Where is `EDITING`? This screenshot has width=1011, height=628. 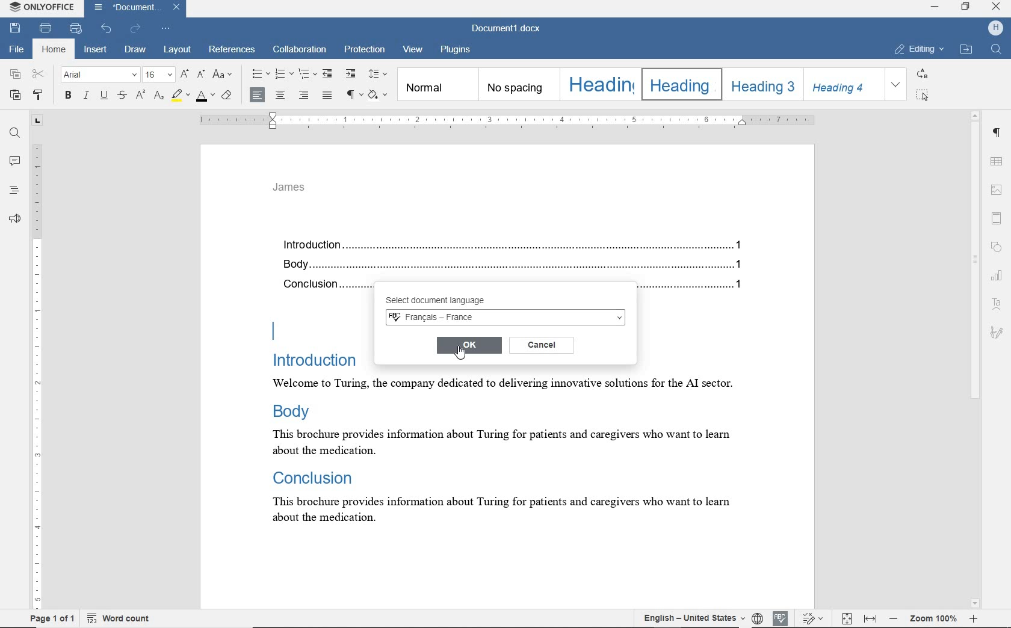
EDITING is located at coordinates (920, 50).